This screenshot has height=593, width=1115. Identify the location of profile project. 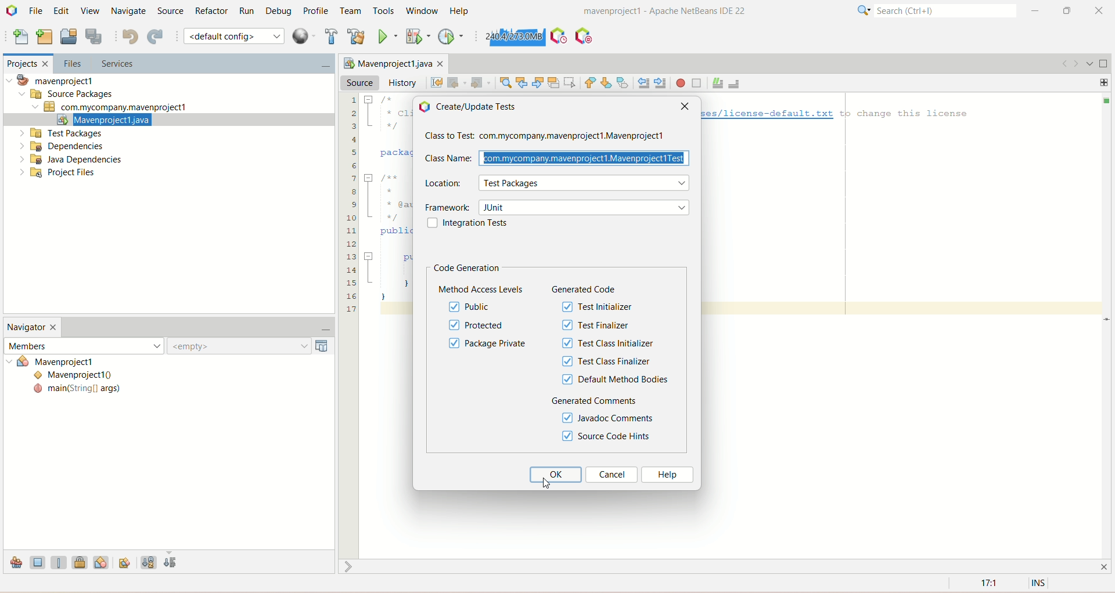
(452, 37).